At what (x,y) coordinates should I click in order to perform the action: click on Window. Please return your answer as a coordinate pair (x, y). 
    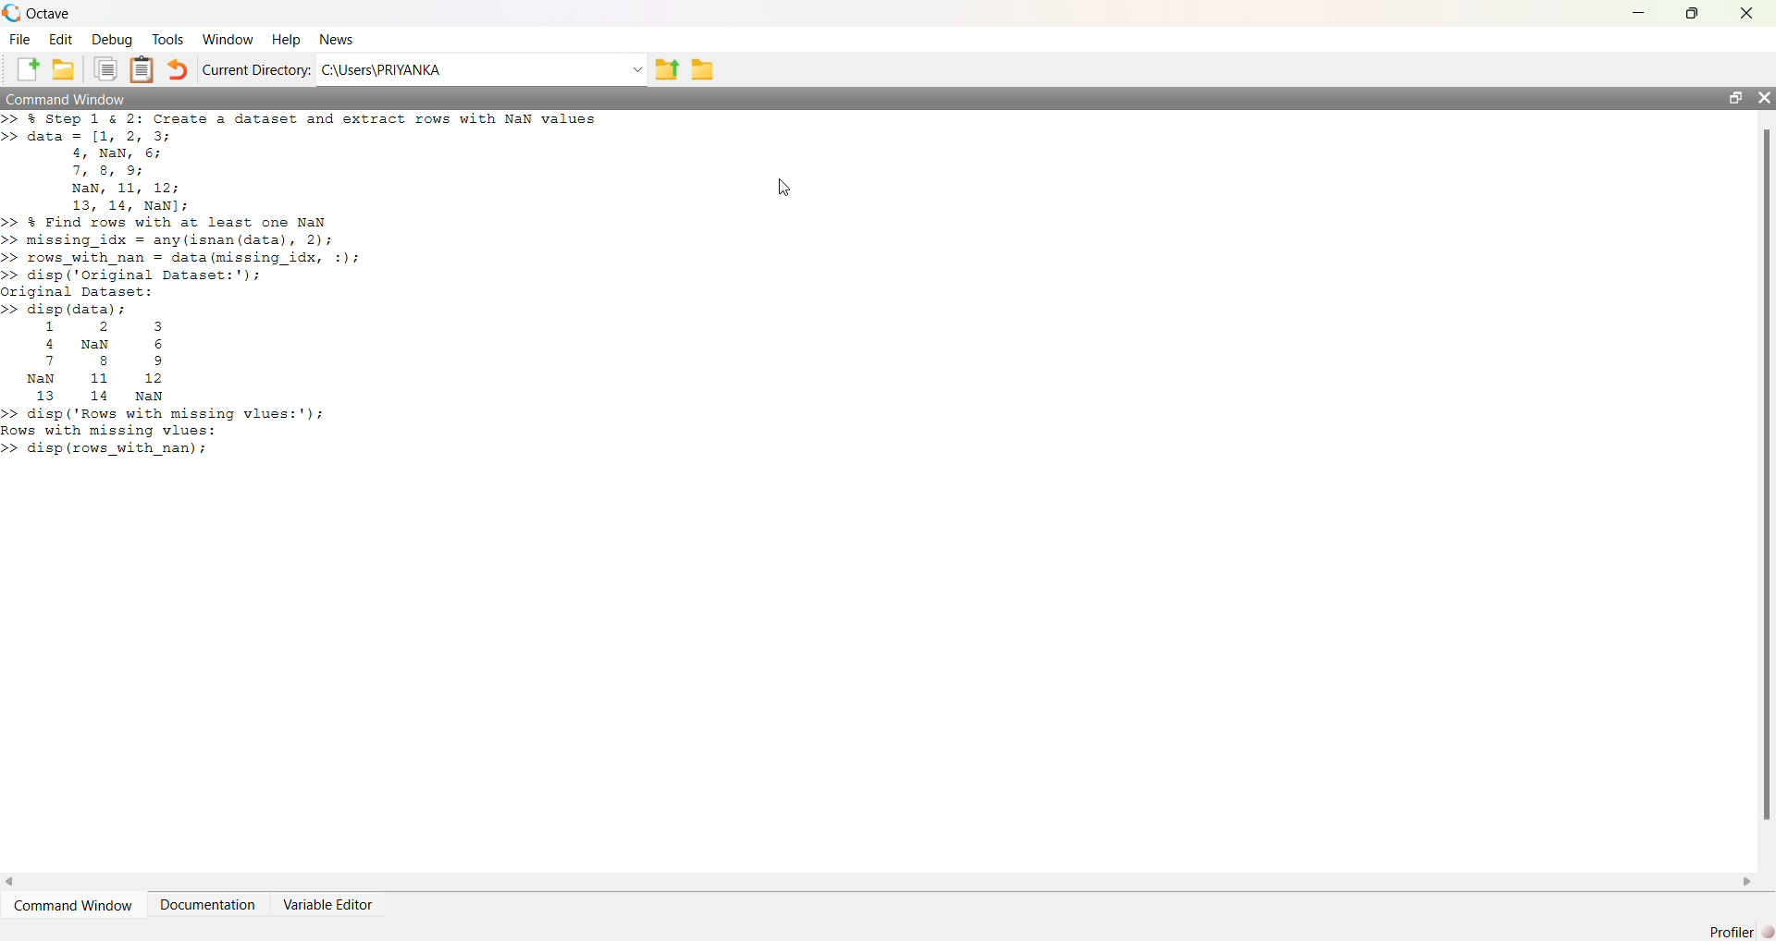
    Looking at the image, I should click on (229, 40).